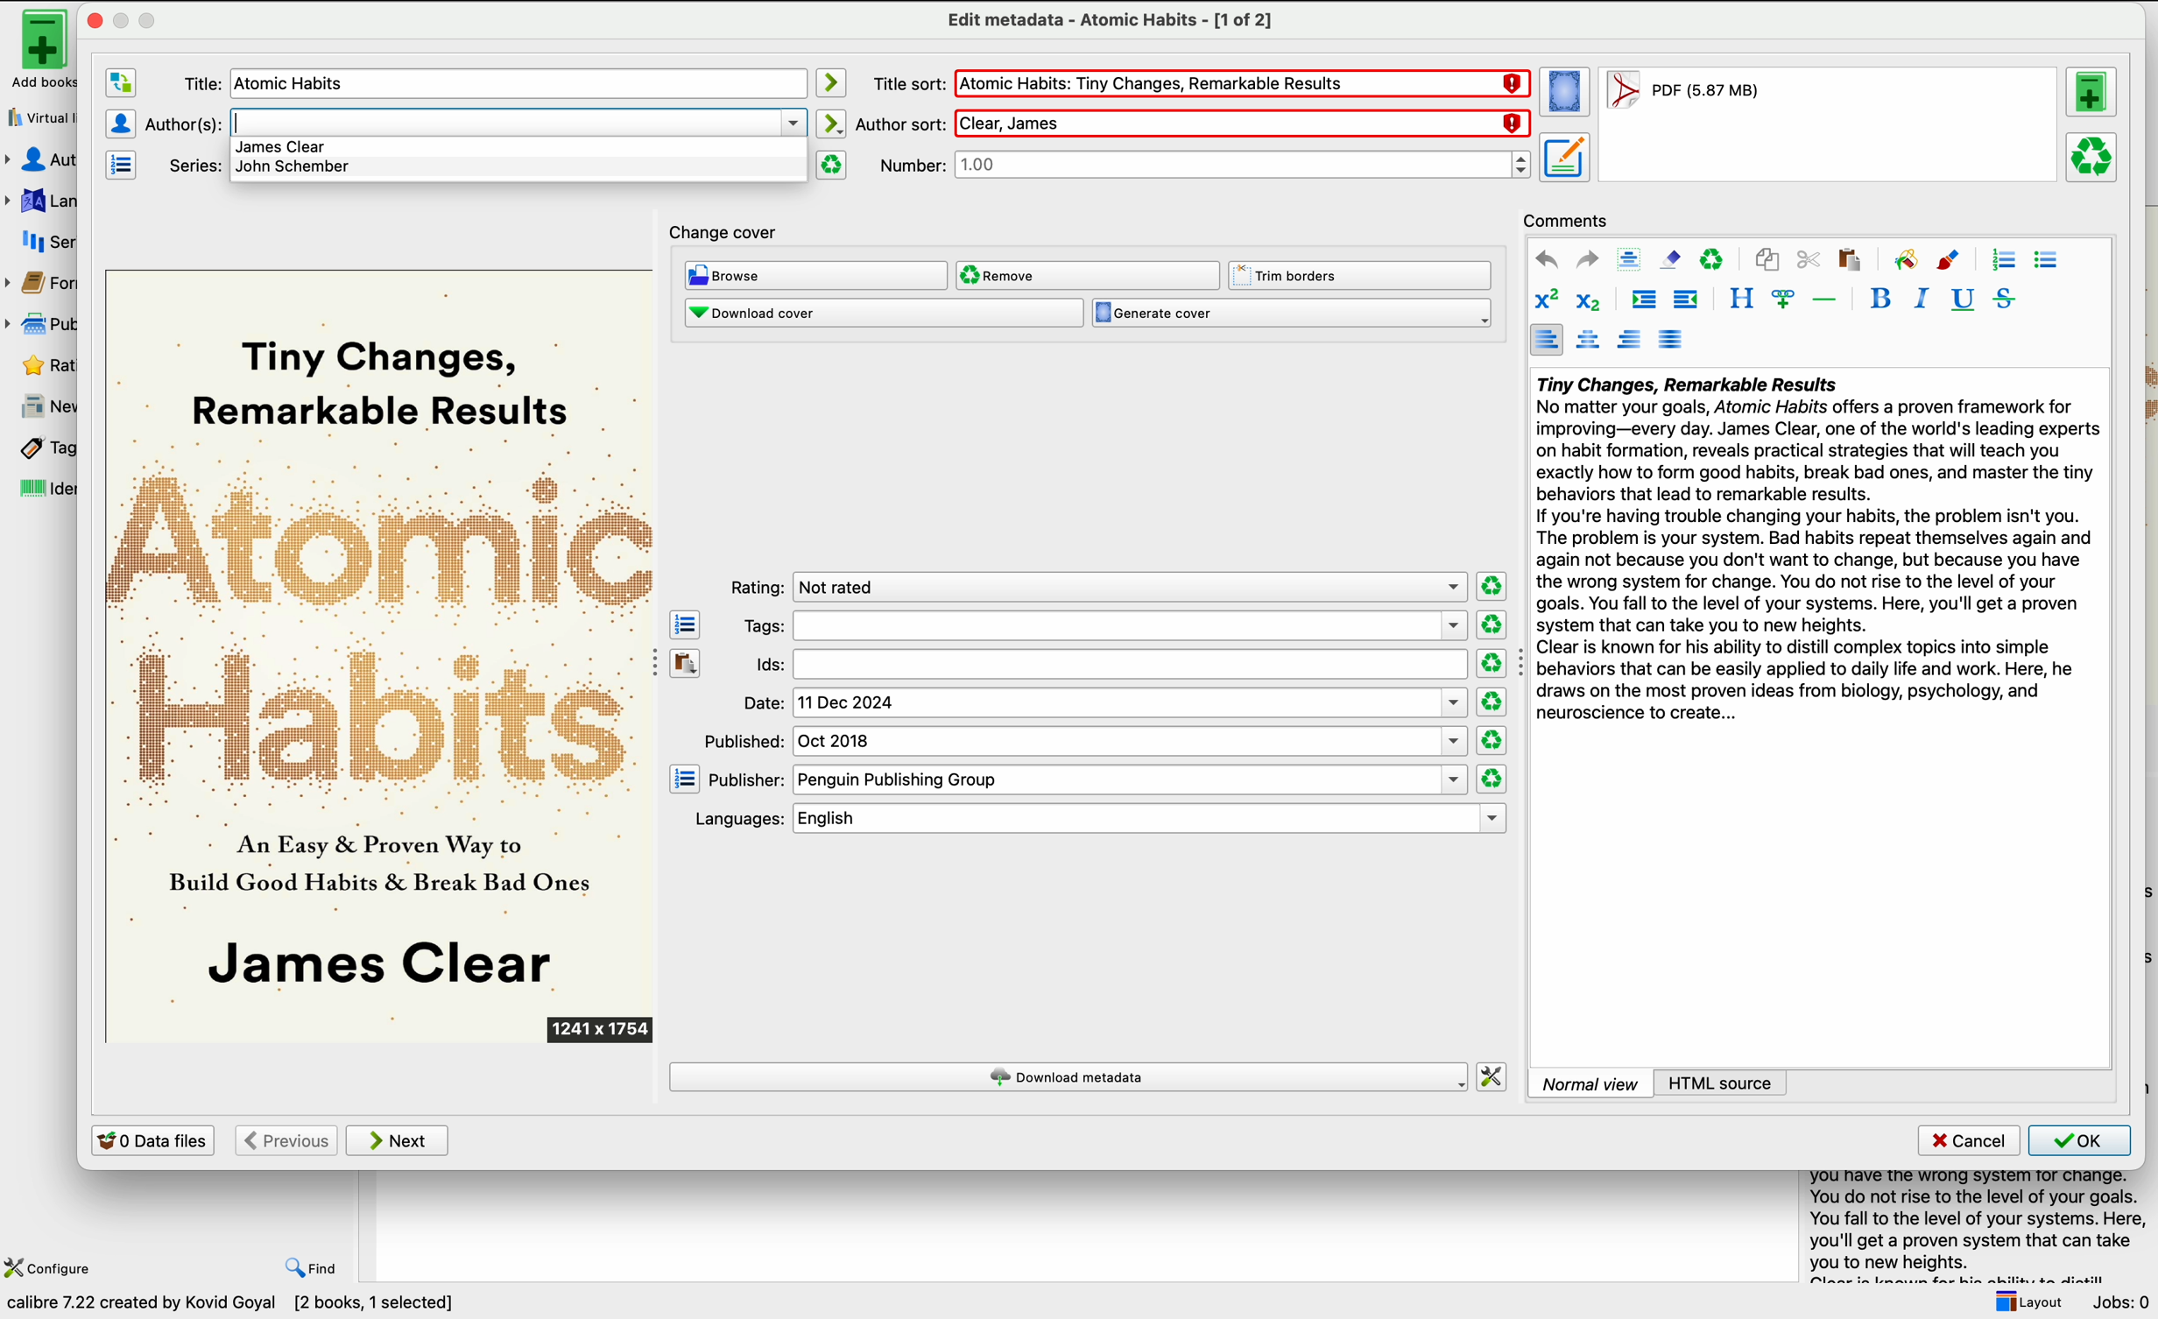 This screenshot has width=2158, height=1319. Describe the element at coordinates (120, 84) in the screenshot. I see `swap the author and title` at that location.